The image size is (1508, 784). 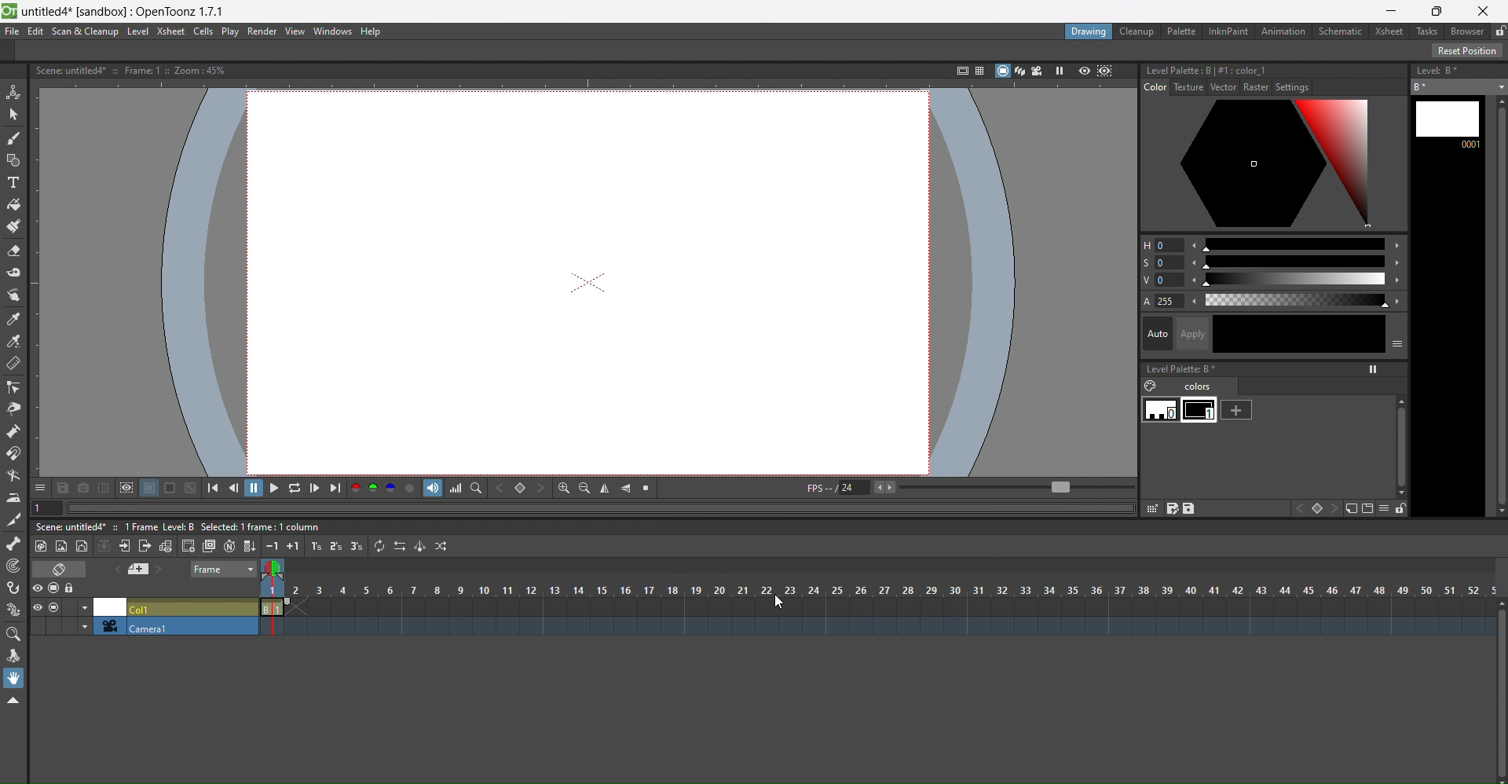 What do you see at coordinates (1237, 409) in the screenshot?
I see `add` at bounding box center [1237, 409].